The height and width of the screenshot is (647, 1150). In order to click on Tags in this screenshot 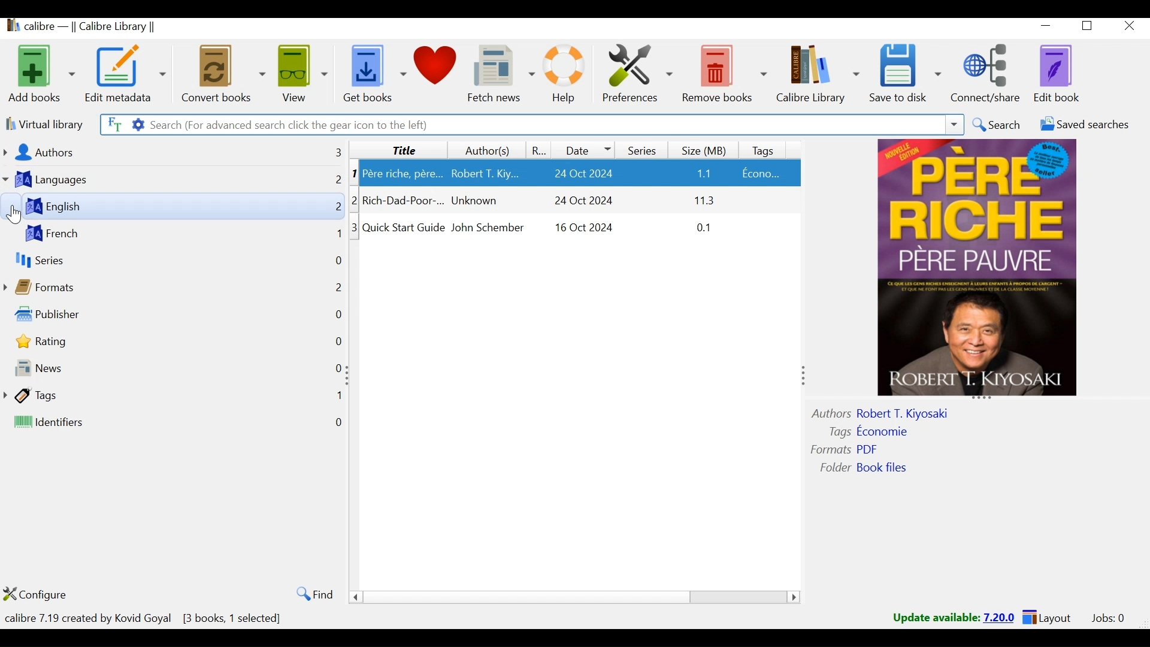, I will do `click(90, 396)`.